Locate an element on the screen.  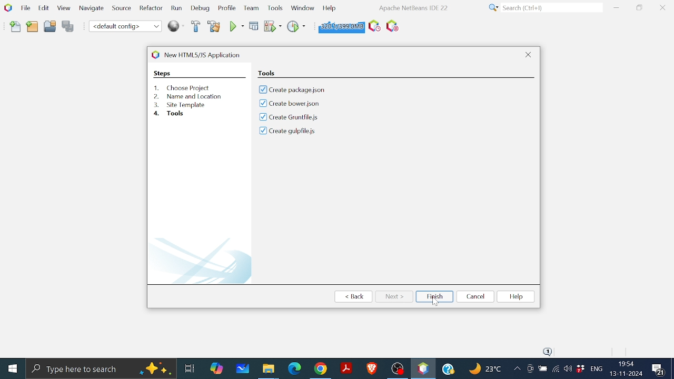
Create funtpile.js is located at coordinates (290, 118).